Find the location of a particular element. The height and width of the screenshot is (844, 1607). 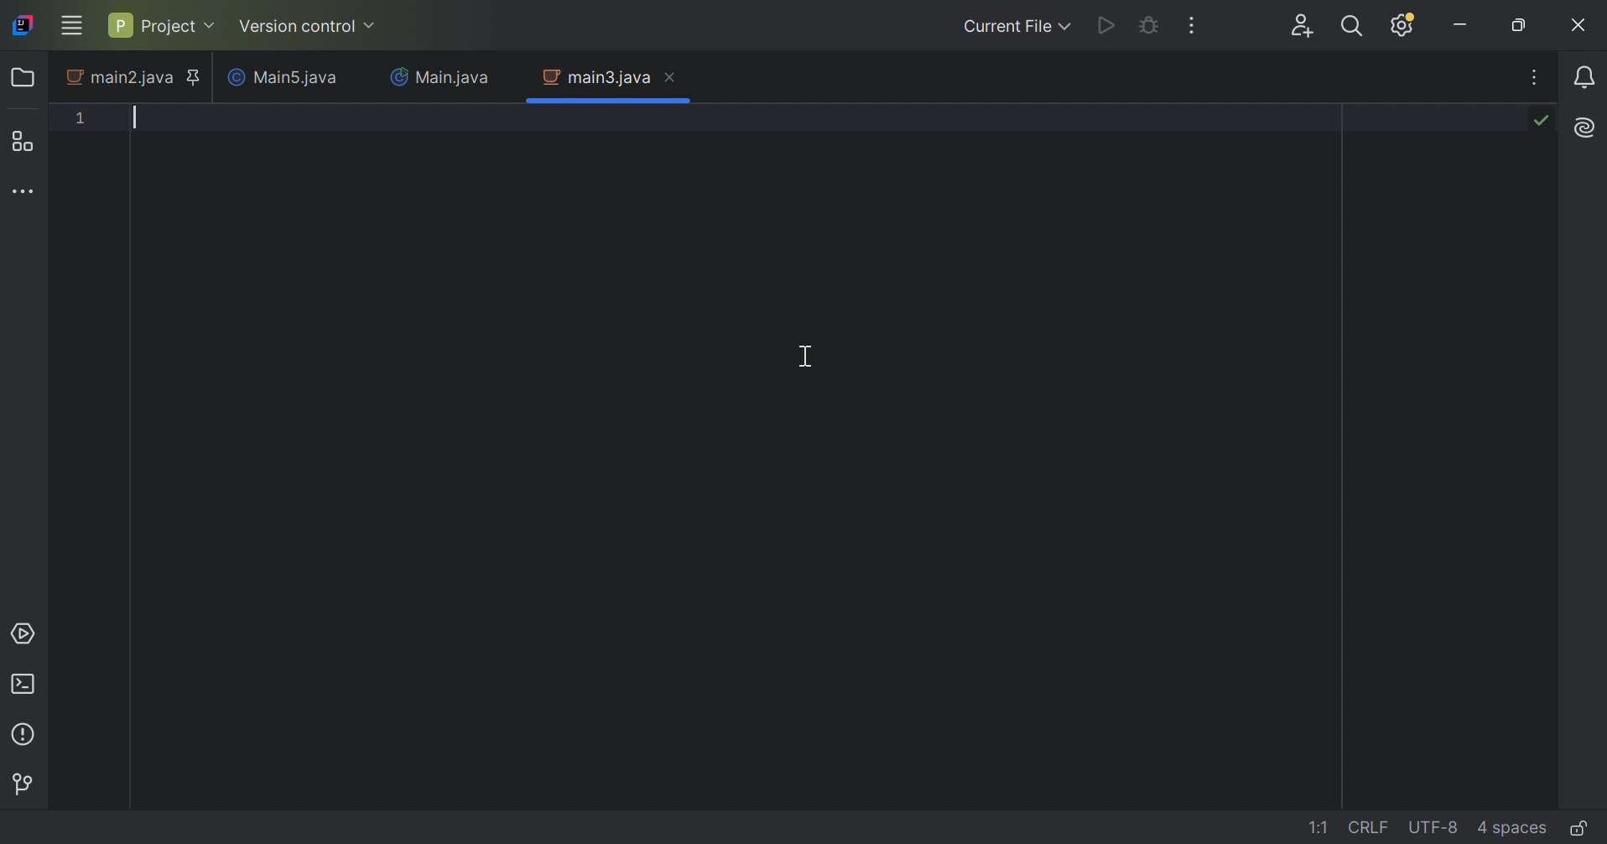

Version control is located at coordinates (304, 28).